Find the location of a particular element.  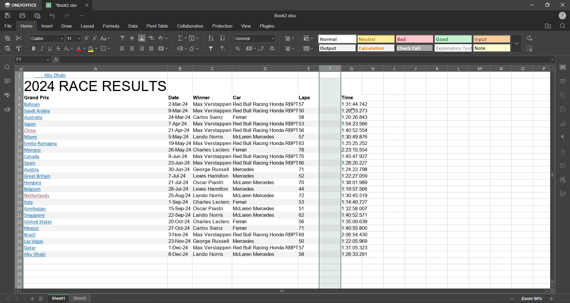

align top is located at coordinates (121, 38).